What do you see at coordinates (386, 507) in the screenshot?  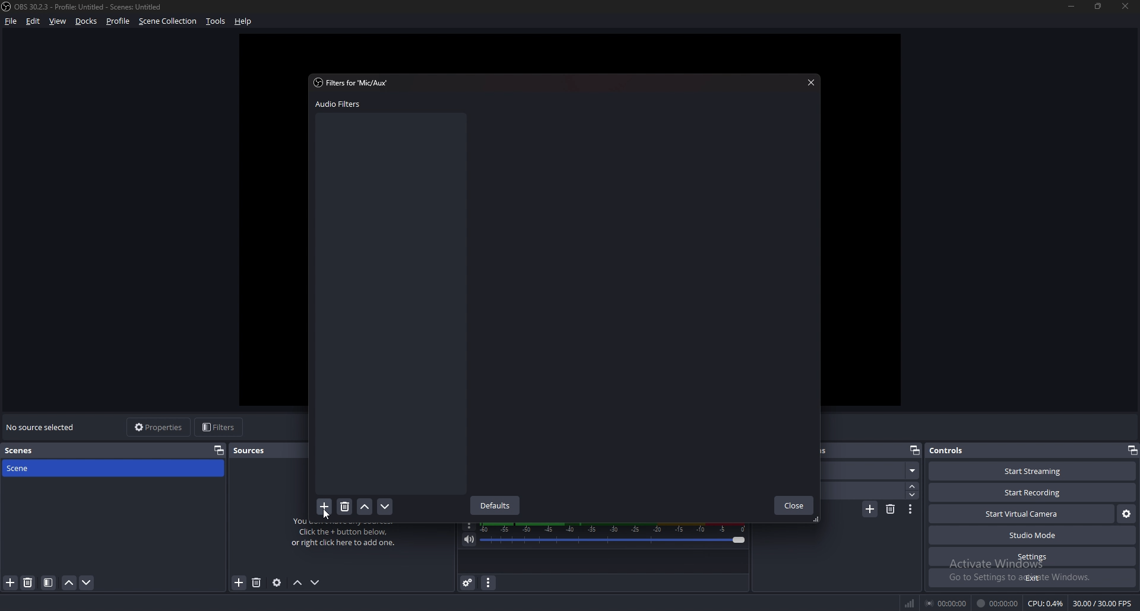 I see `move filter down` at bounding box center [386, 507].